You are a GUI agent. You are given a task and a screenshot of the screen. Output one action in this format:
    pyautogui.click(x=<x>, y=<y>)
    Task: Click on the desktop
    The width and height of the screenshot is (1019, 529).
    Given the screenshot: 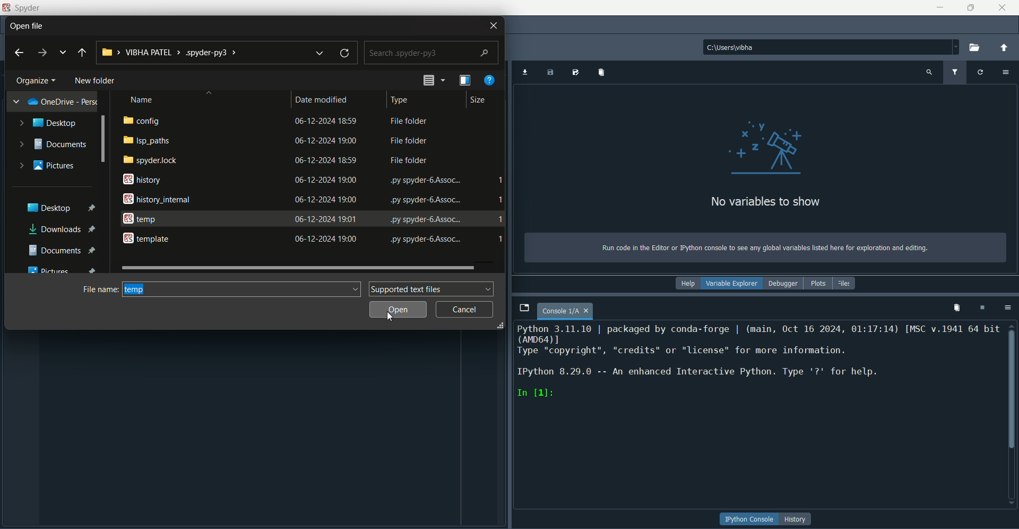 What is the action you would take?
    pyautogui.click(x=62, y=206)
    